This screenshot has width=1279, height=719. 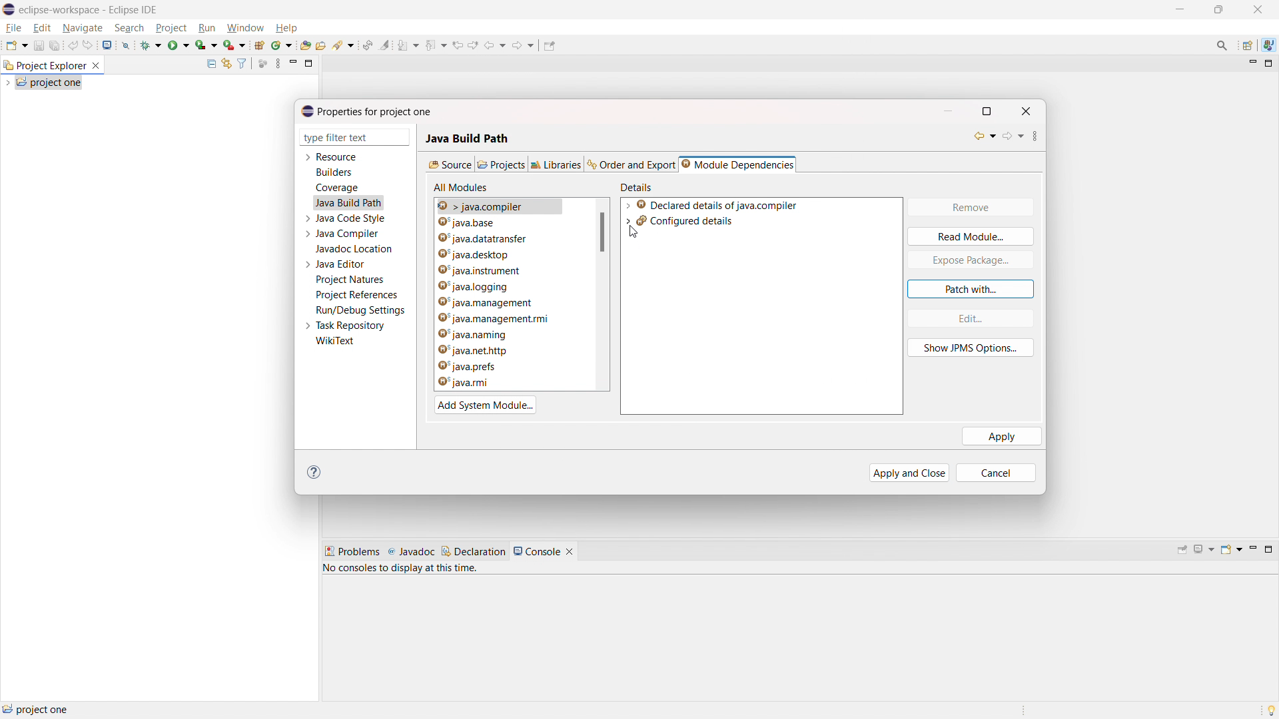 I want to click on open console, so click(x=1231, y=549).